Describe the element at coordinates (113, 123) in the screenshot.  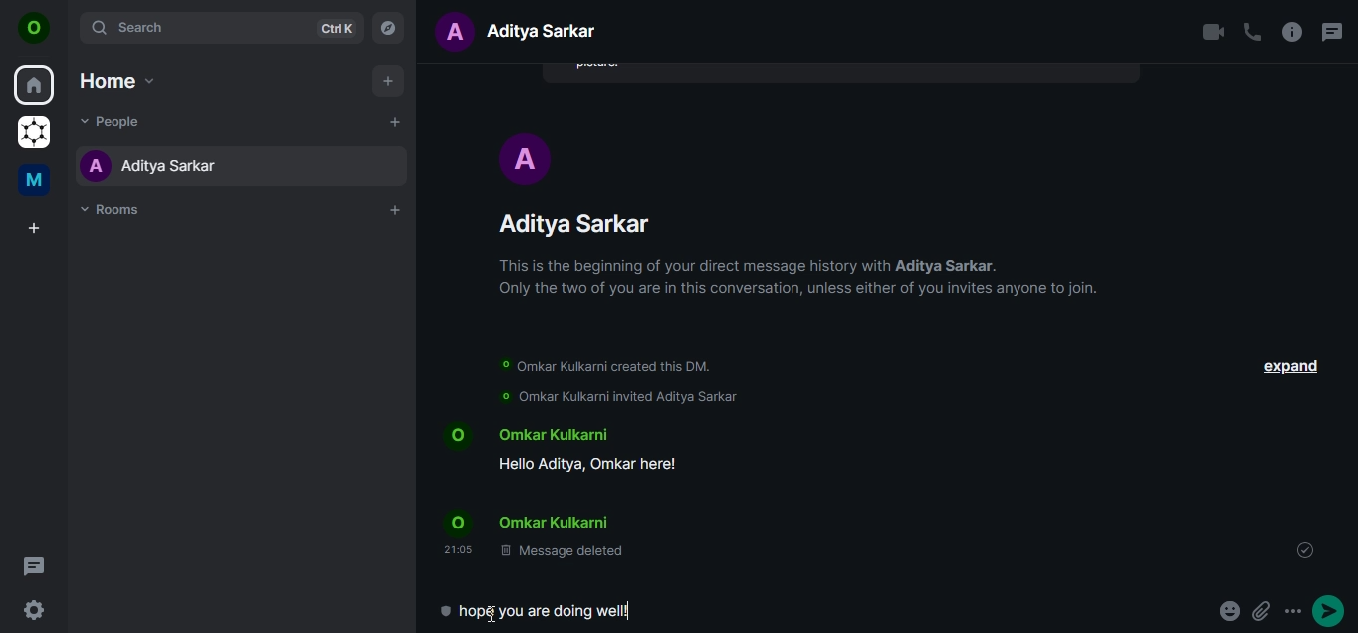
I see `people` at that location.